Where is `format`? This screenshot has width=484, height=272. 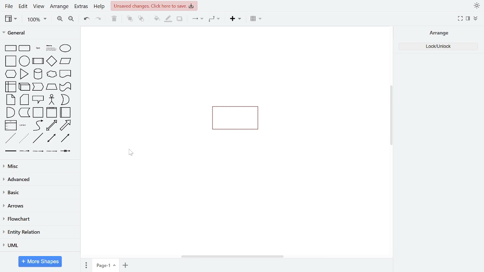 format is located at coordinates (468, 19).